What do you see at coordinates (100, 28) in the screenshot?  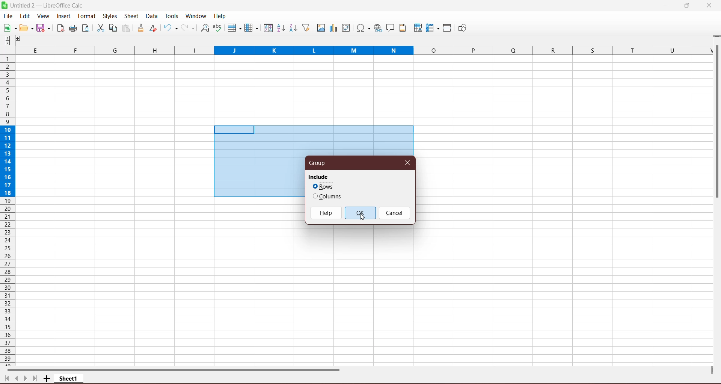 I see `Cut` at bounding box center [100, 28].